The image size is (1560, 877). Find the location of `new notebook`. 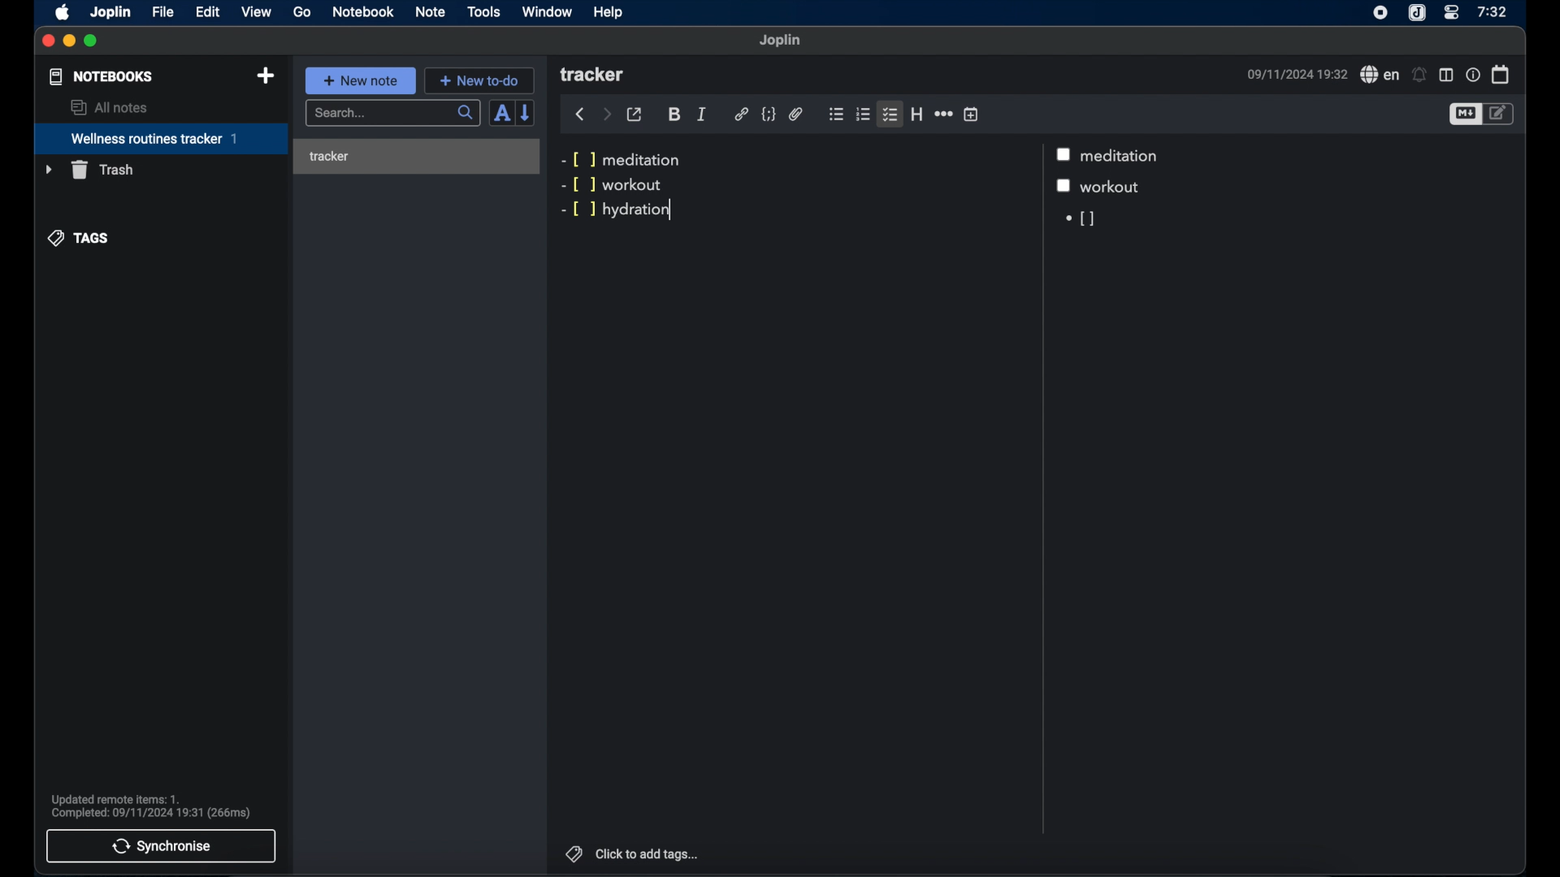

new notebook is located at coordinates (267, 76).